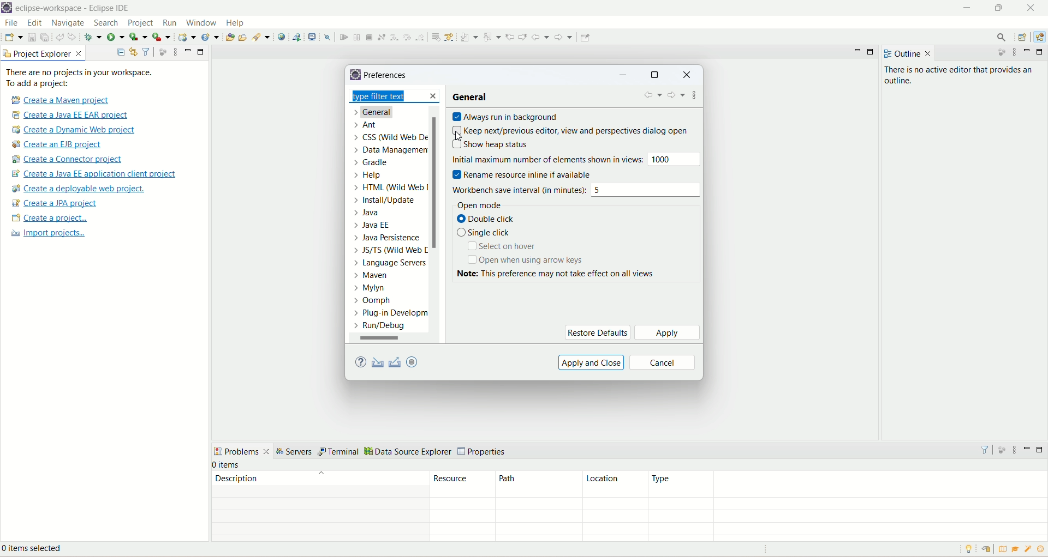 This screenshot has height=557, width=1048. I want to click on close, so click(928, 54).